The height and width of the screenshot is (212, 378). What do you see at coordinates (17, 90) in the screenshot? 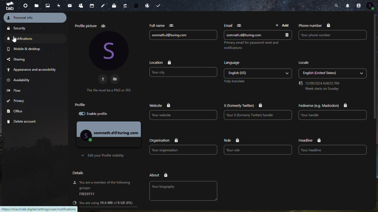
I see `flow` at bounding box center [17, 90].